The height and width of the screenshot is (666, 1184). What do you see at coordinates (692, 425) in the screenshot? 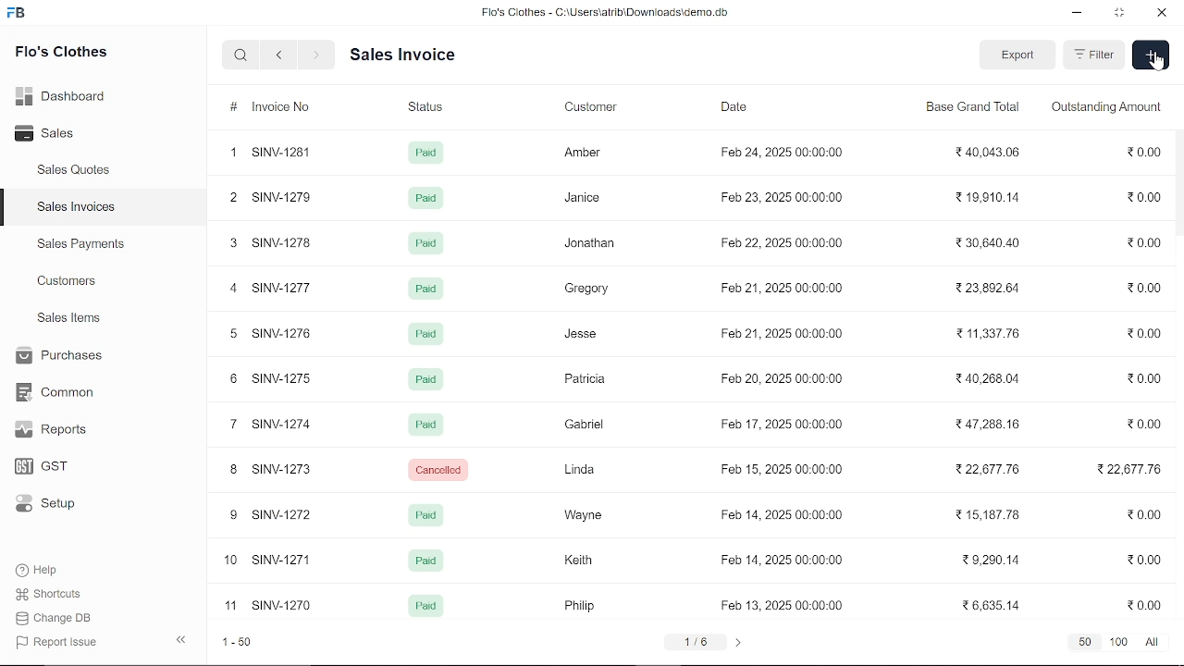
I see `7 SINV-1274 Pa Gabriel Feb 17, 2025 00:00:00 247,288.16 20.00` at bounding box center [692, 425].